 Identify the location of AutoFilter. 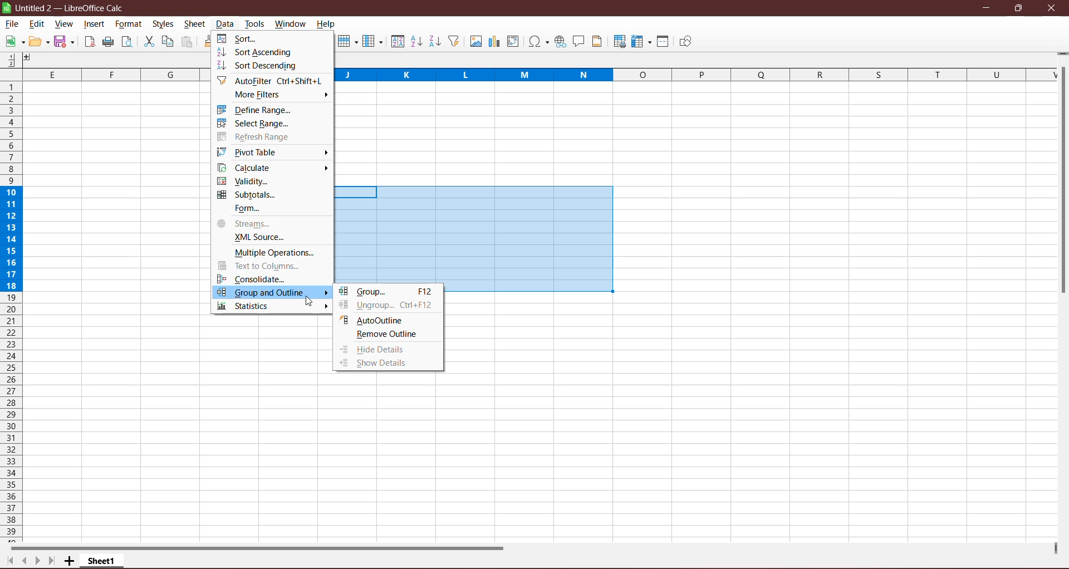
(273, 81).